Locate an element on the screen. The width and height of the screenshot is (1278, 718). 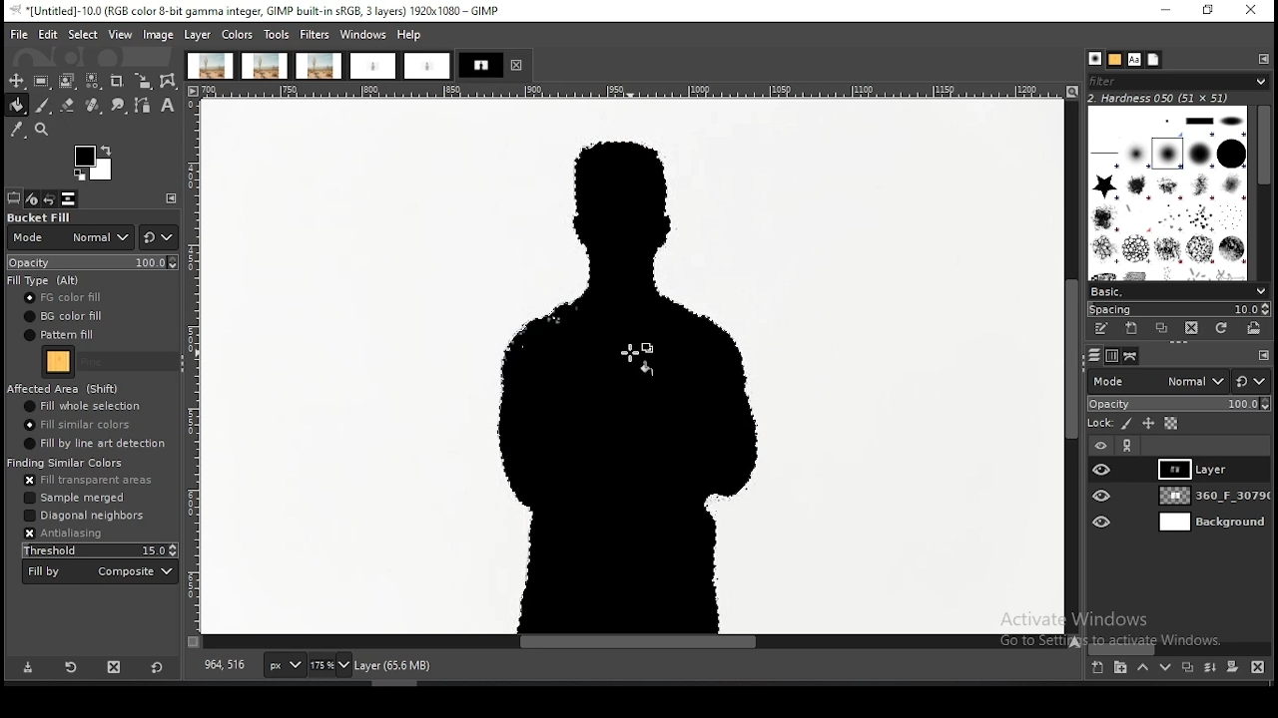
filters is located at coordinates (316, 35).